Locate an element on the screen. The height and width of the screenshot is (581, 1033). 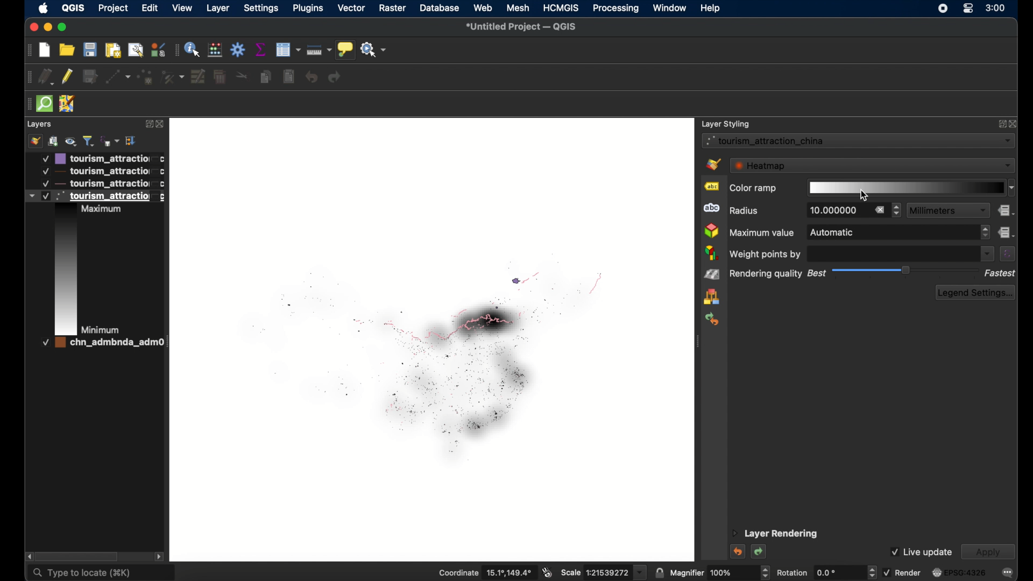
close is located at coordinates (1015, 124).